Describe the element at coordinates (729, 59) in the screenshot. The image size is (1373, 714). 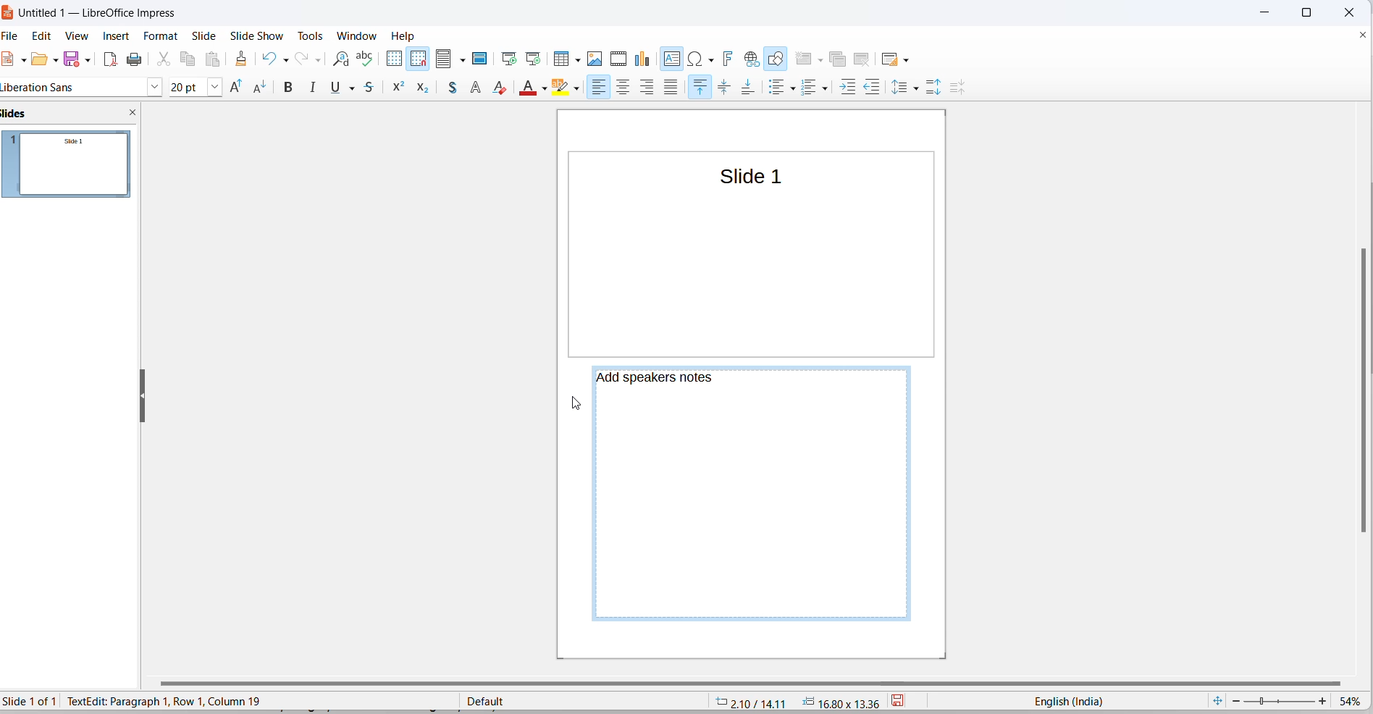
I see `insert fontwork text` at that location.